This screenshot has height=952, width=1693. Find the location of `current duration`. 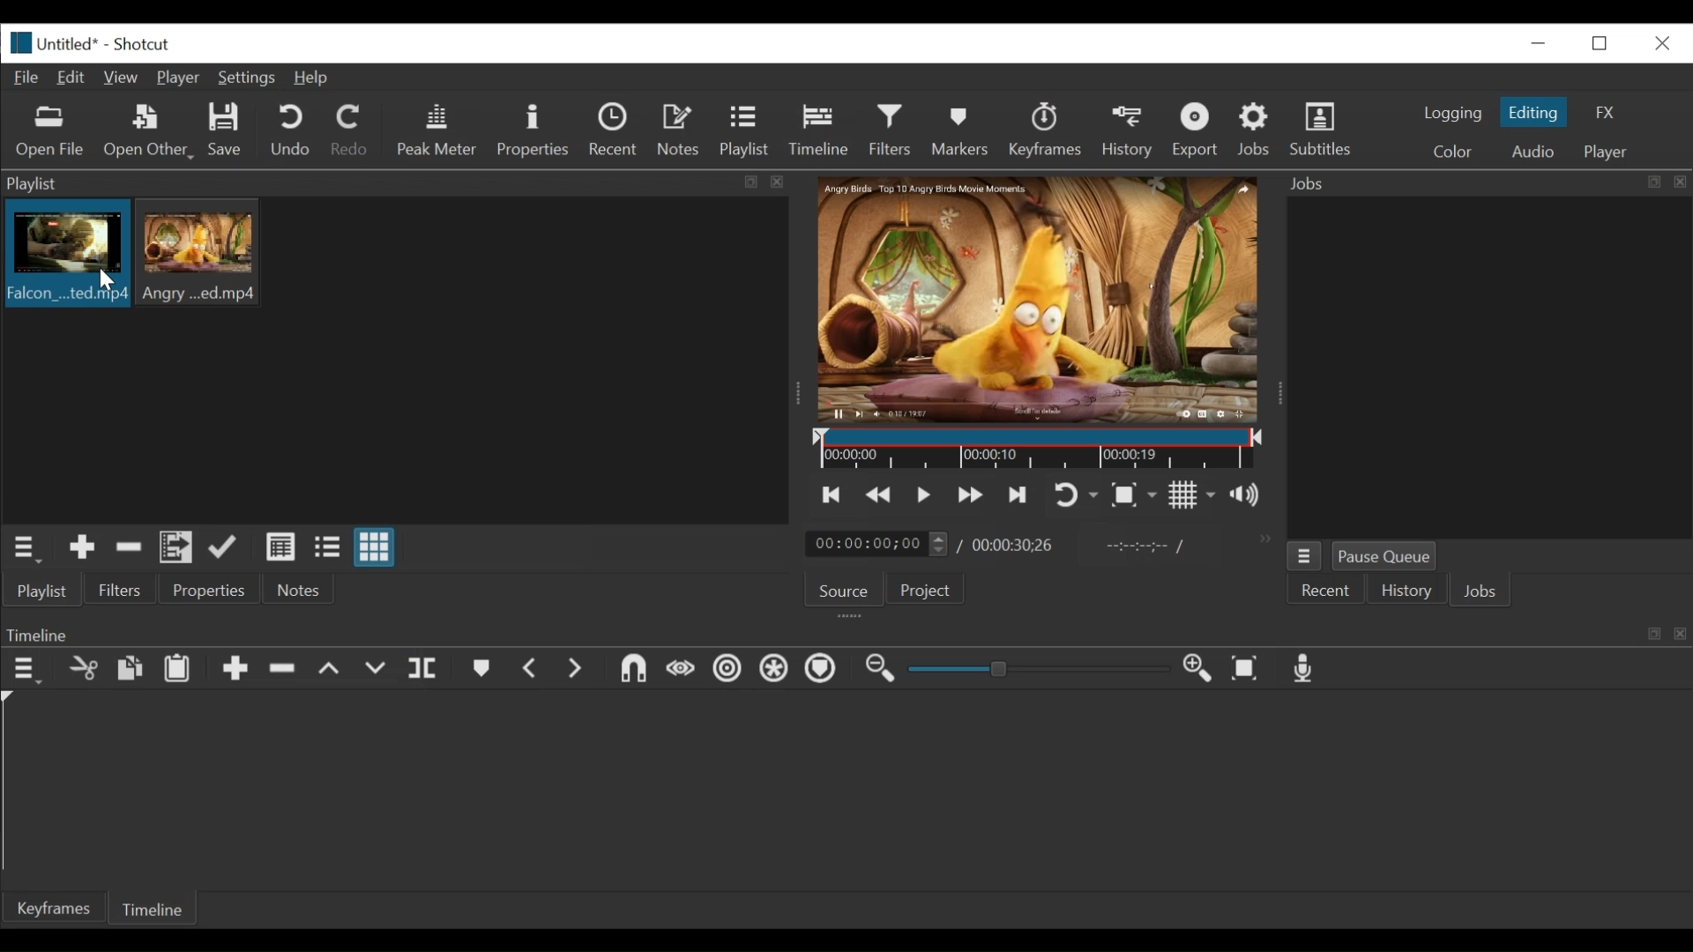

current duration is located at coordinates (879, 545).